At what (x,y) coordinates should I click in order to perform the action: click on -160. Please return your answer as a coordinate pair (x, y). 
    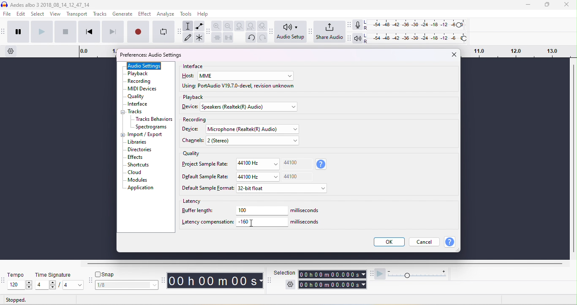
    Looking at the image, I should click on (243, 221).